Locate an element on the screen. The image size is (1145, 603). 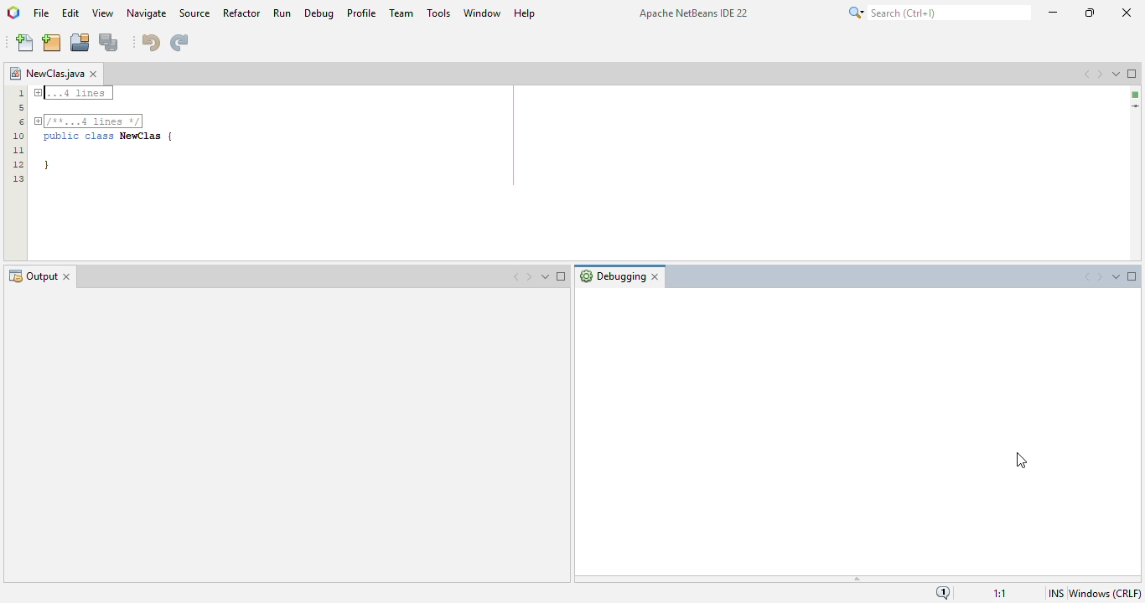
Maximize is located at coordinates (564, 278).